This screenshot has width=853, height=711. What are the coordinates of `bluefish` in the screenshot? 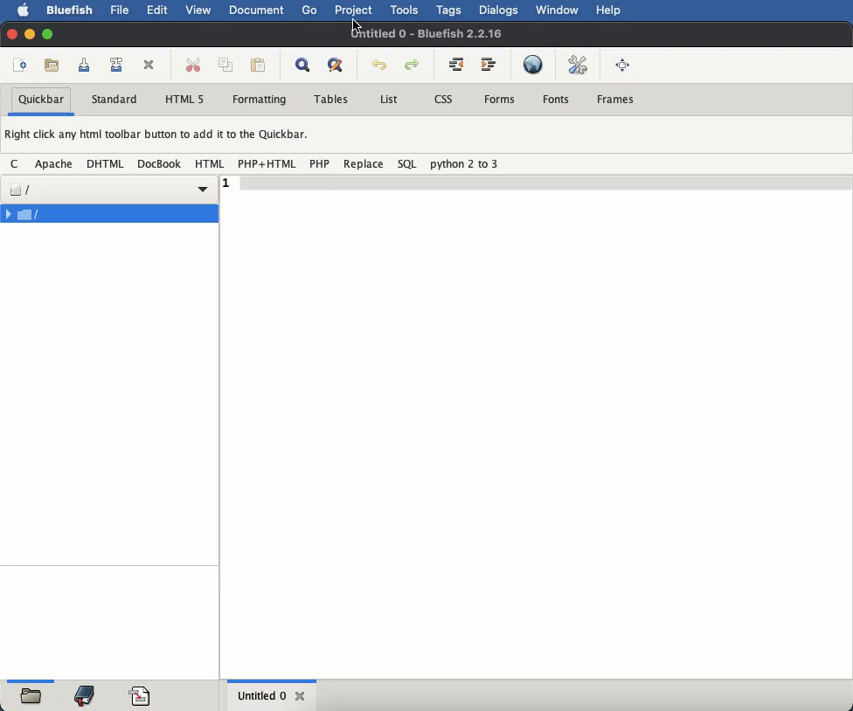 It's located at (69, 8).